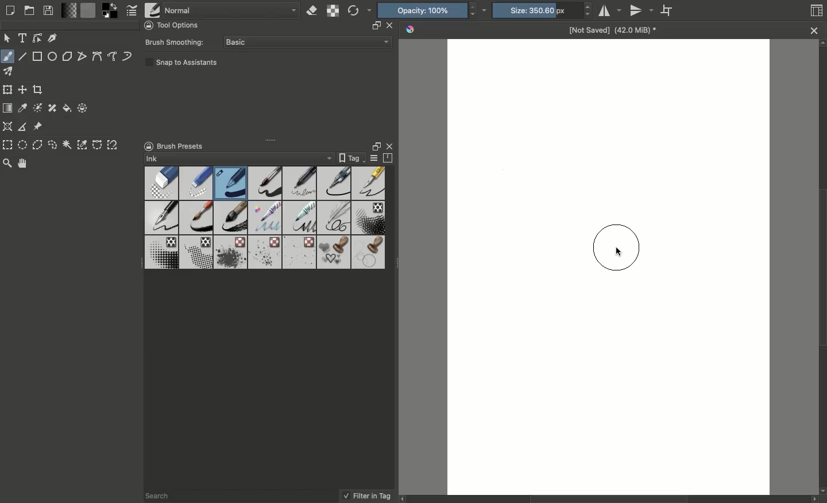 The height and width of the screenshot is (503, 827). Describe the element at coordinates (12, 73) in the screenshot. I see `Multibrush tool` at that location.